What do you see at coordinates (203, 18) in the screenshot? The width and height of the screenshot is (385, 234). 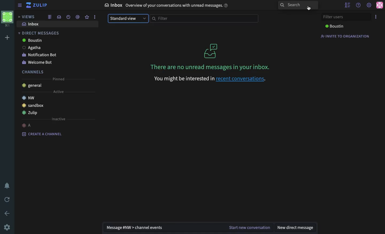 I see `filter` at bounding box center [203, 18].